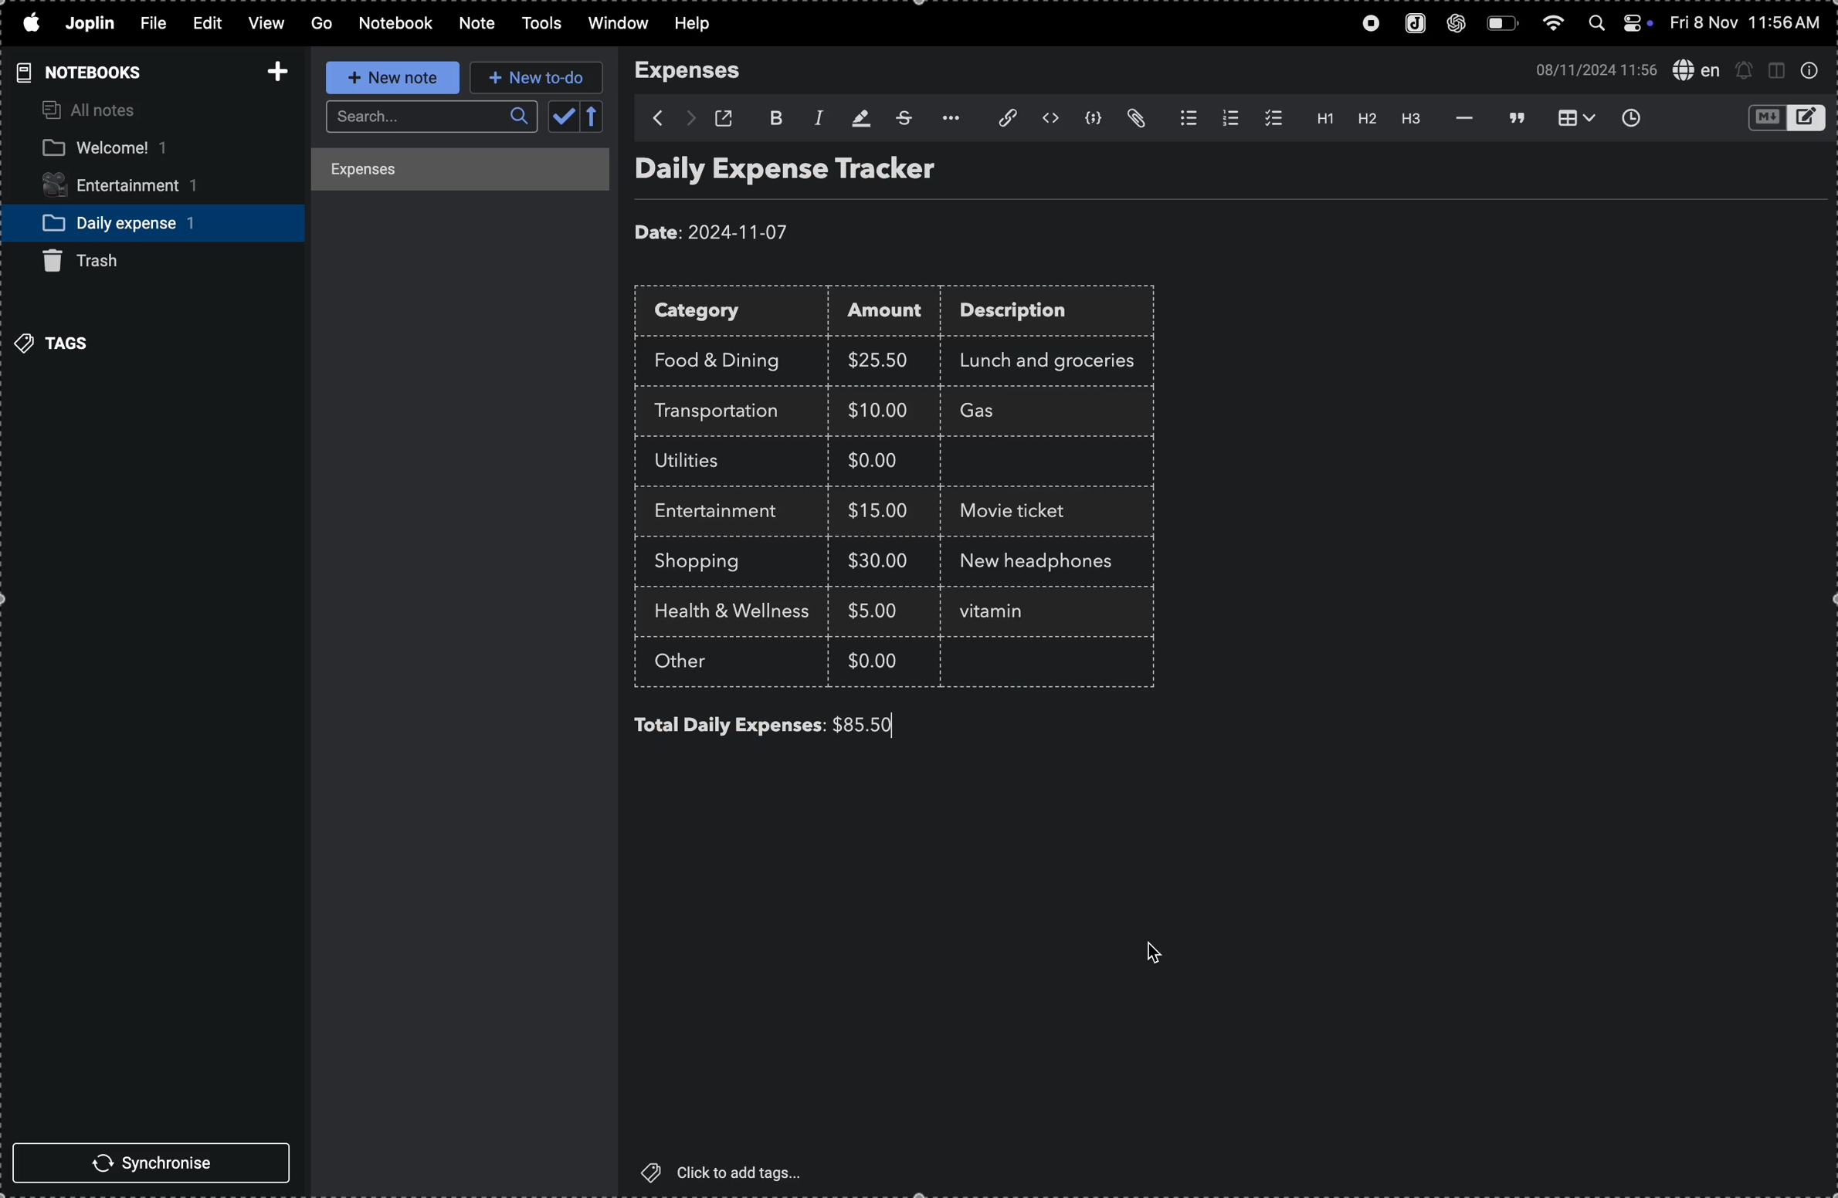 This screenshot has width=1838, height=1198. I want to click on $15.00, so click(879, 509).